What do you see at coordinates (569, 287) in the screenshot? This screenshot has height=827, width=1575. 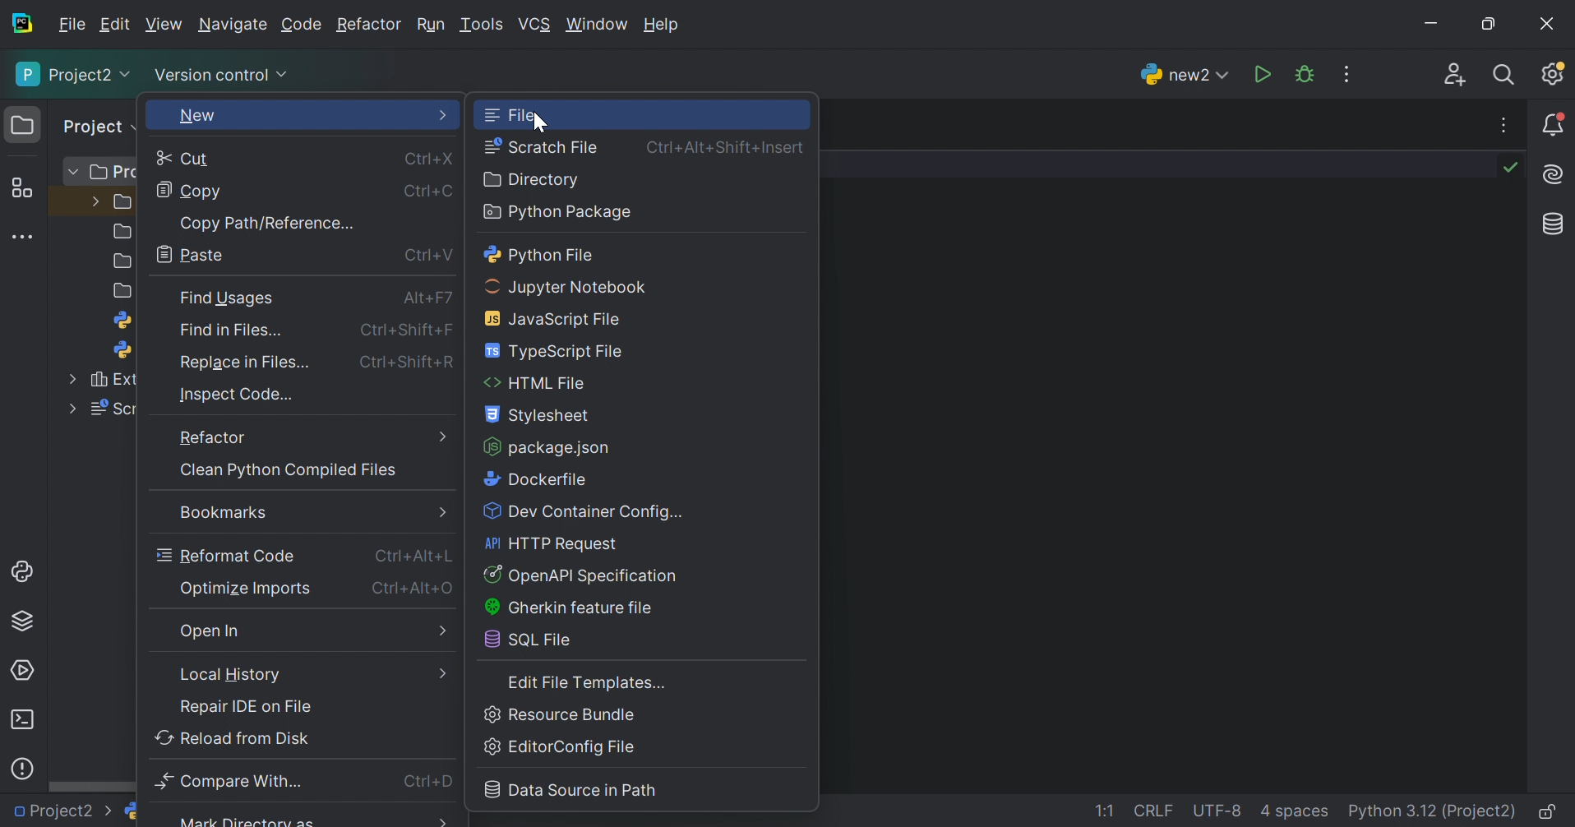 I see `Jupyter notebook` at bounding box center [569, 287].